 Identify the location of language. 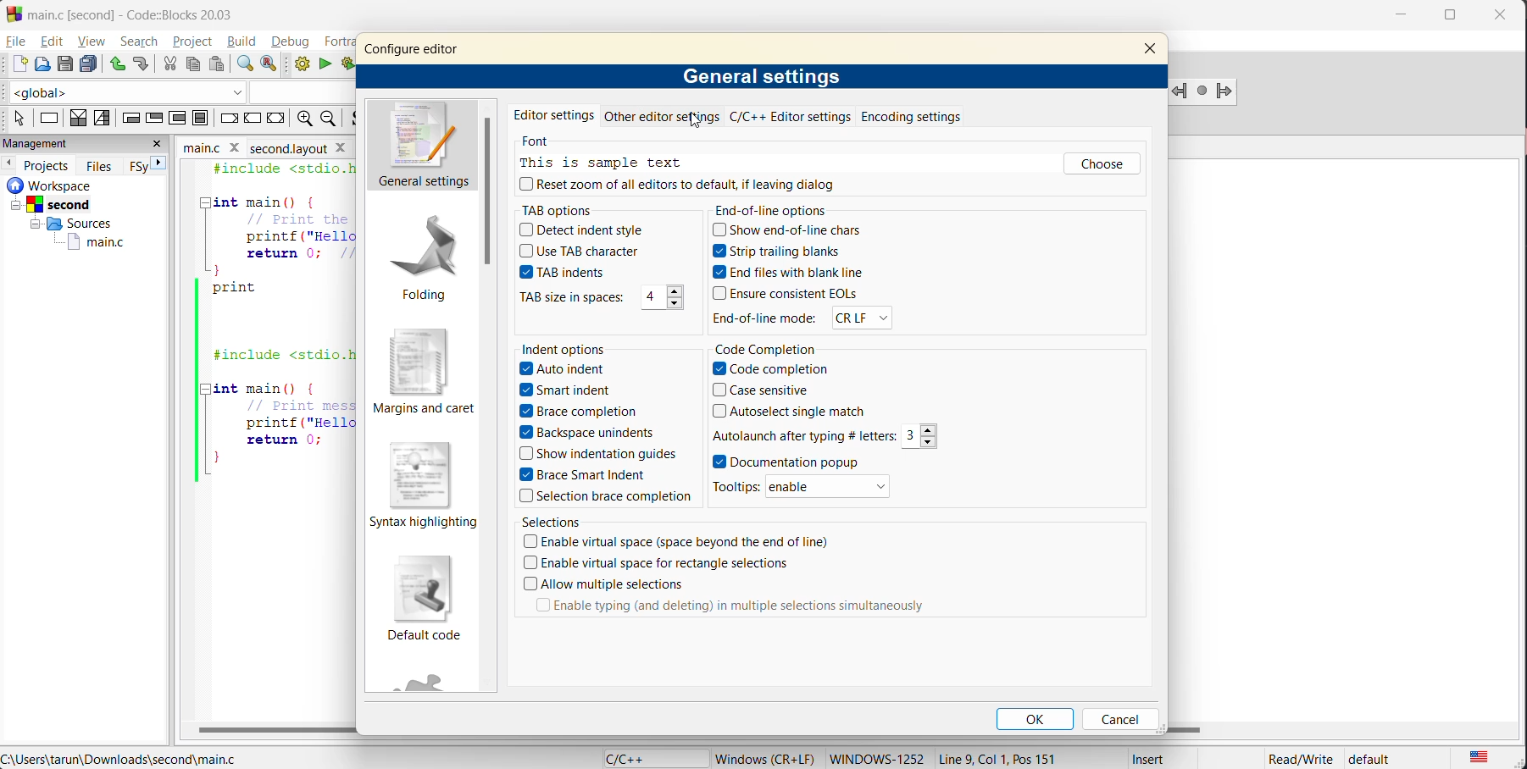
(651, 757).